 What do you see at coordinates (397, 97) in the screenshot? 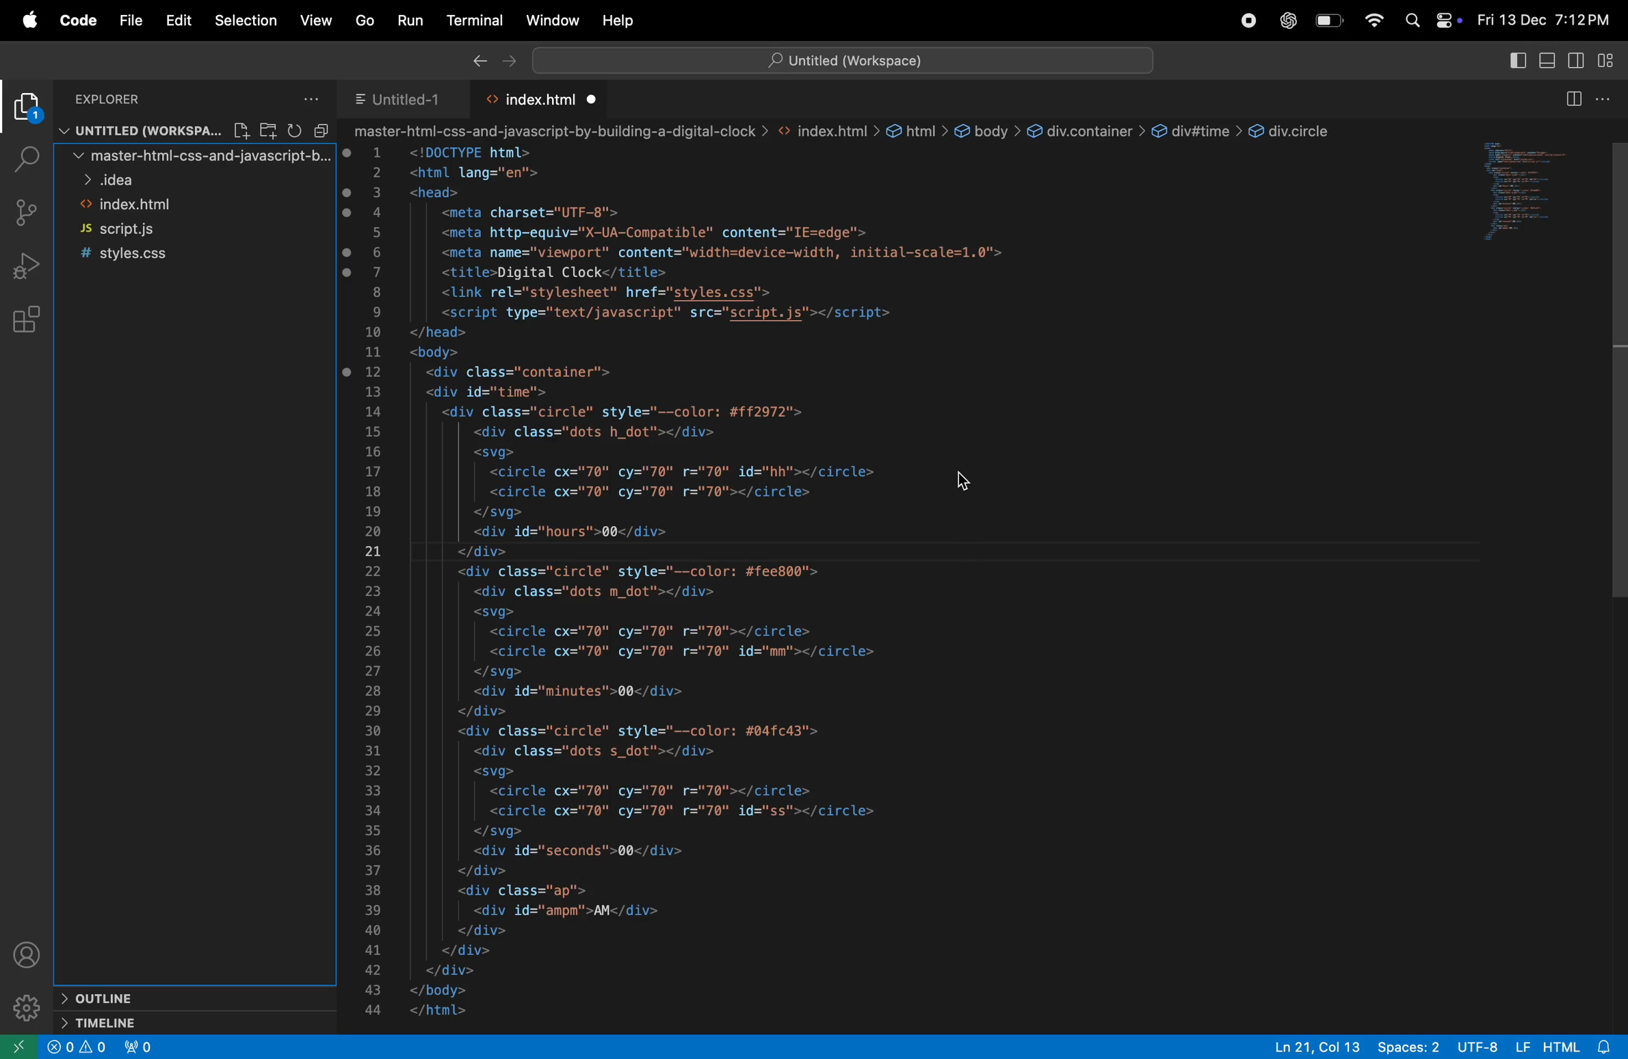
I see `untitled 1` at bounding box center [397, 97].